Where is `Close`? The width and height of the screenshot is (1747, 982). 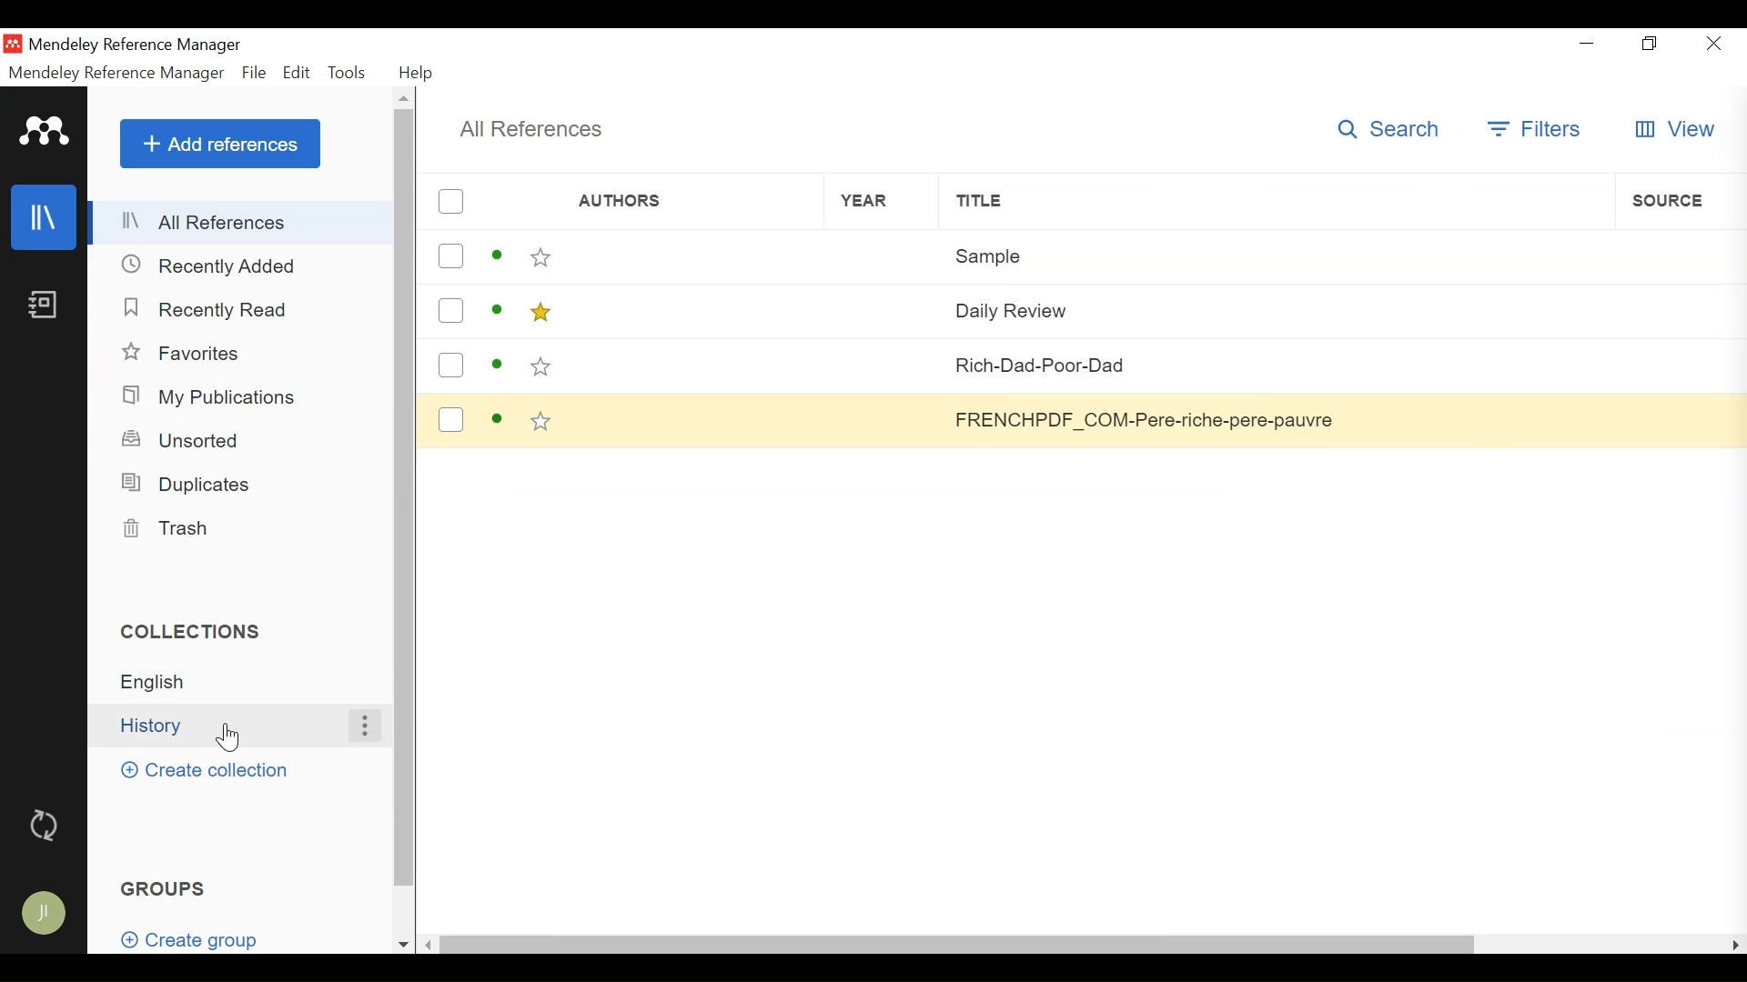
Close is located at coordinates (1711, 44).